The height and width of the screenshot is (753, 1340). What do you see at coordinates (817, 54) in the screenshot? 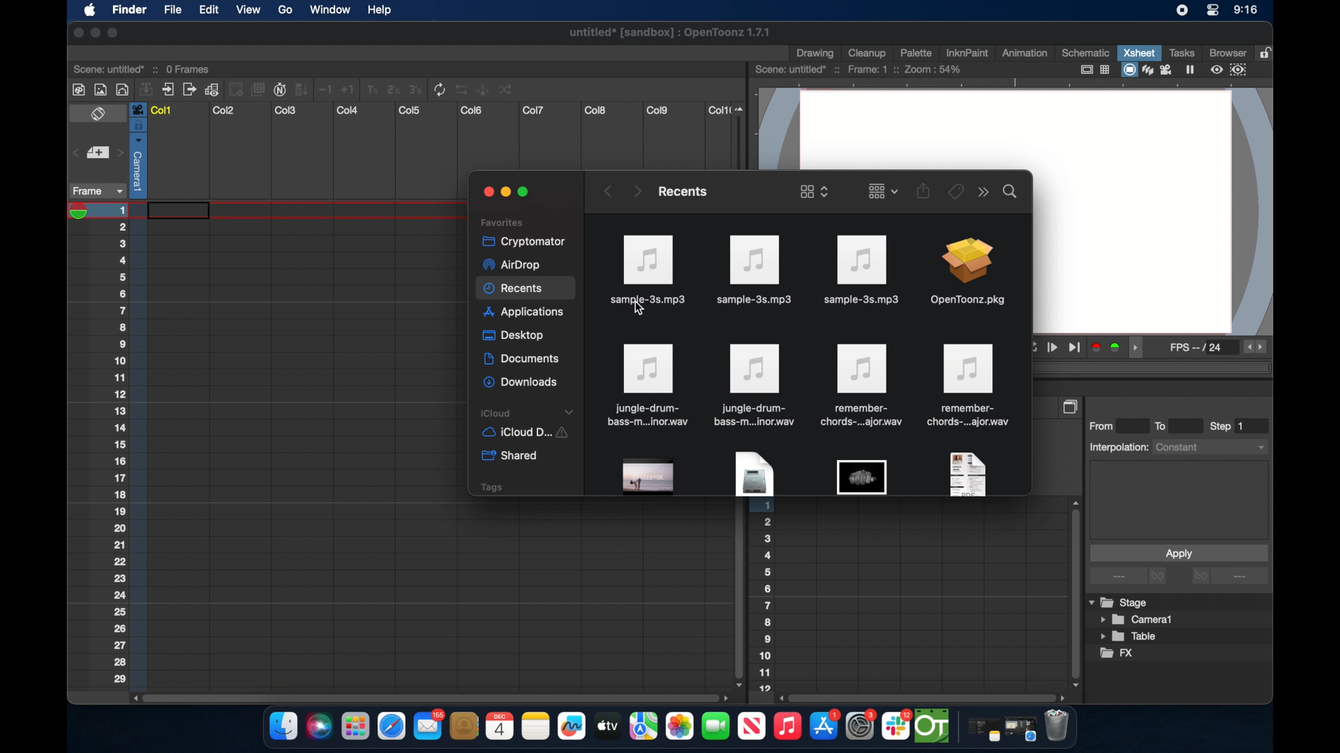
I see `drawing` at bounding box center [817, 54].